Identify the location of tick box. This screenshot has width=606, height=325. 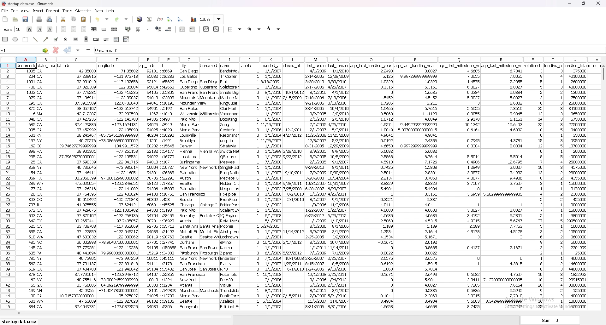
(56, 39).